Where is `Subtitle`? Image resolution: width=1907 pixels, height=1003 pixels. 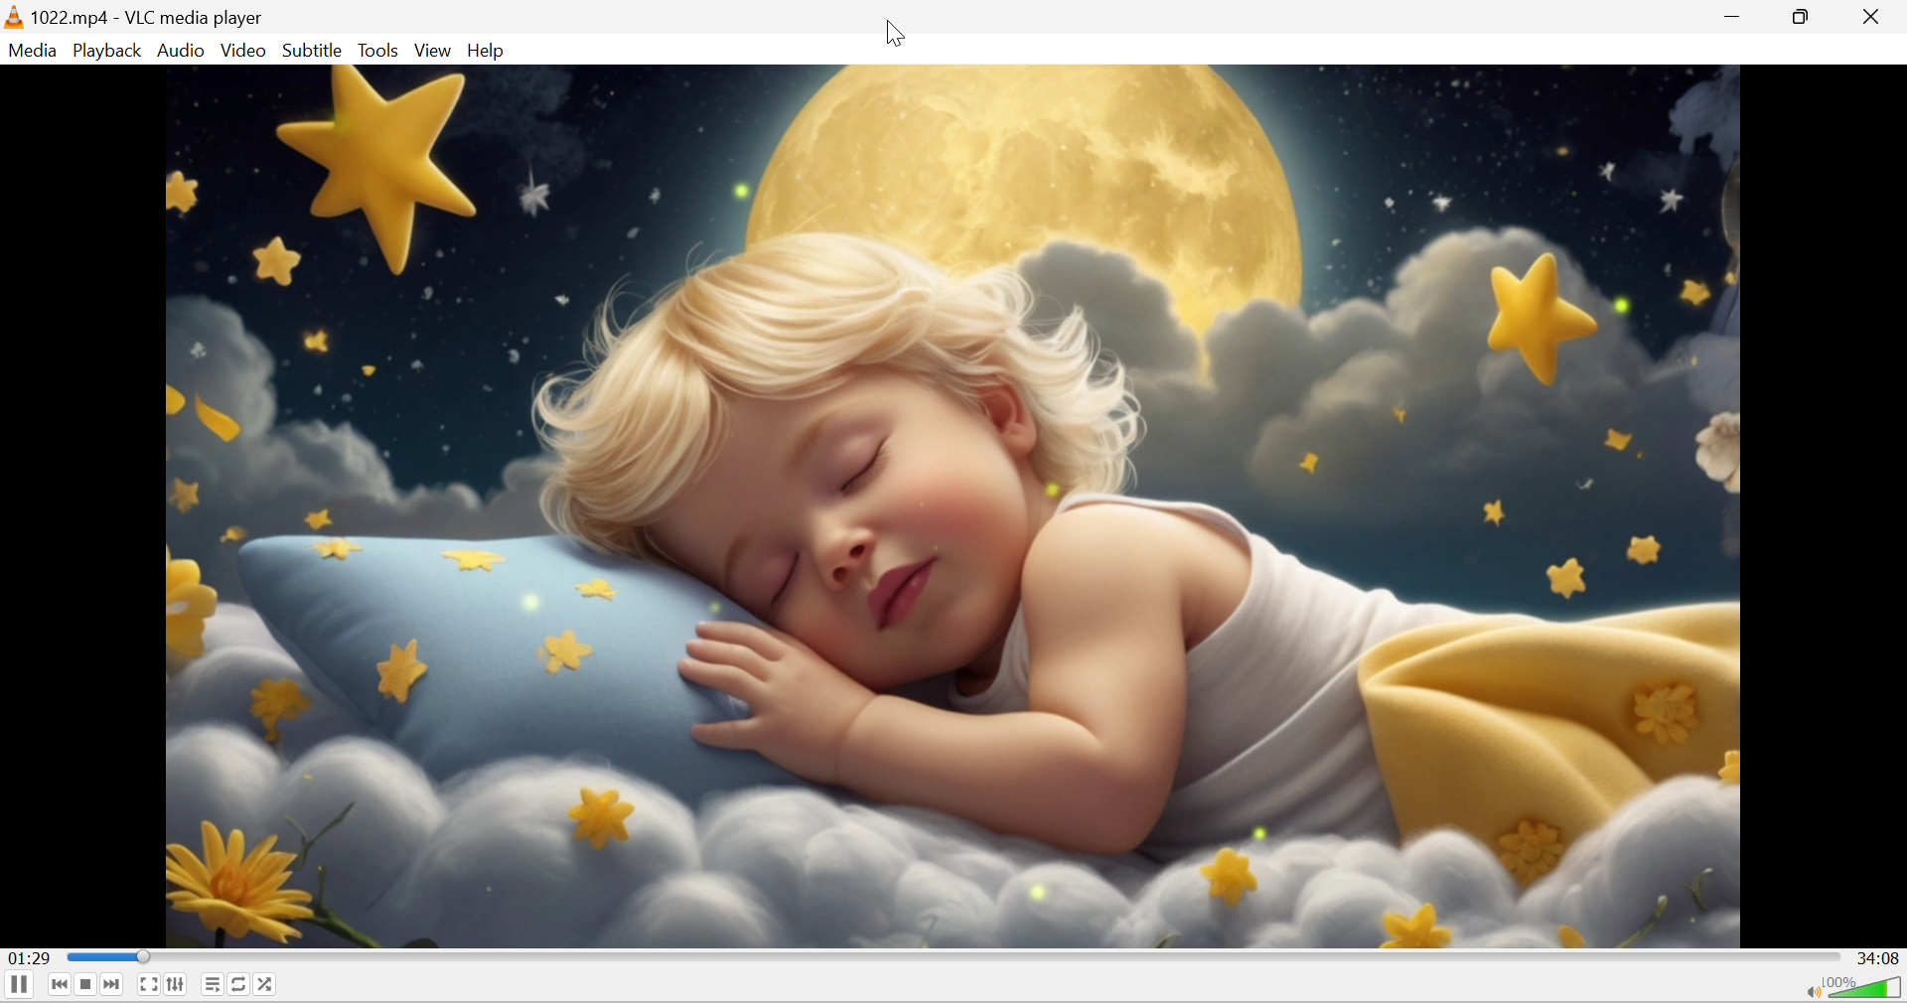
Subtitle is located at coordinates (313, 52).